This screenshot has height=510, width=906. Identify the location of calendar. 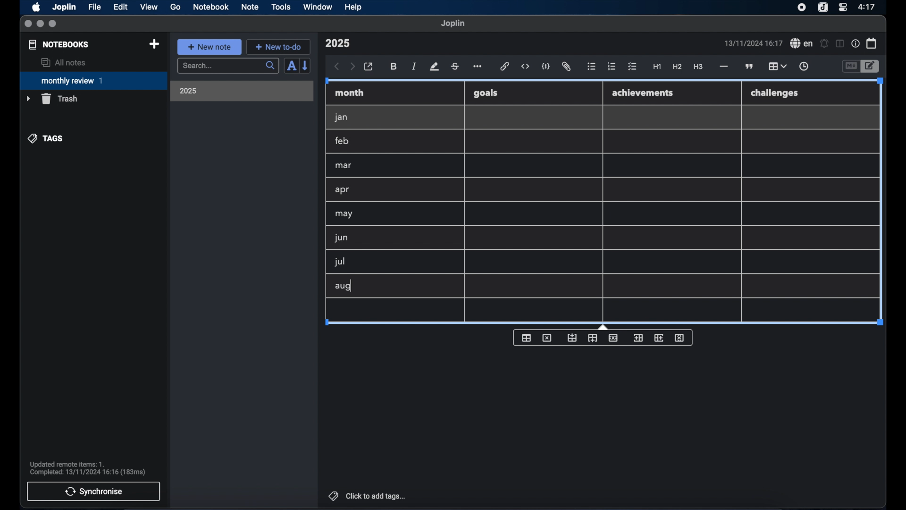
(872, 43).